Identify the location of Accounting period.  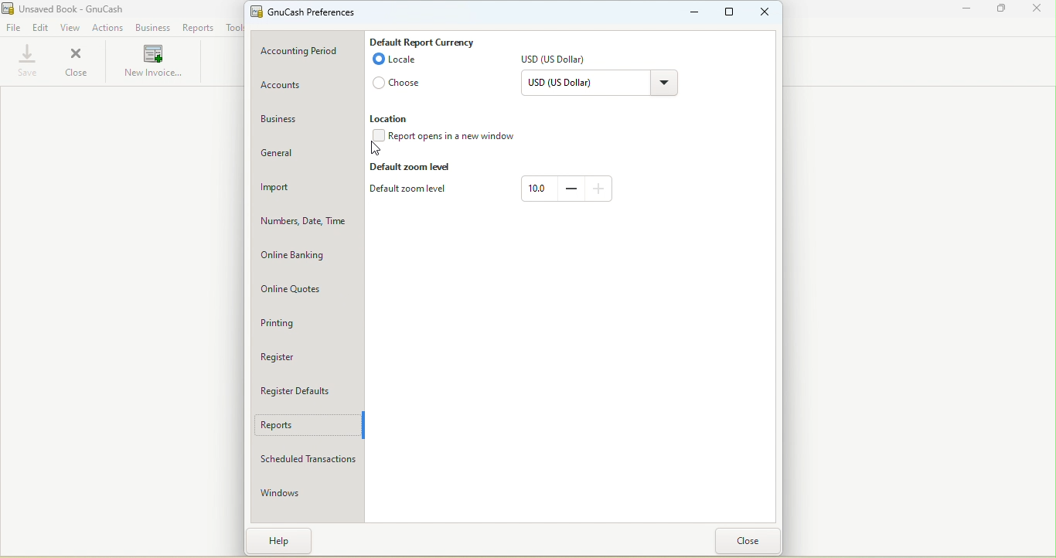
(310, 52).